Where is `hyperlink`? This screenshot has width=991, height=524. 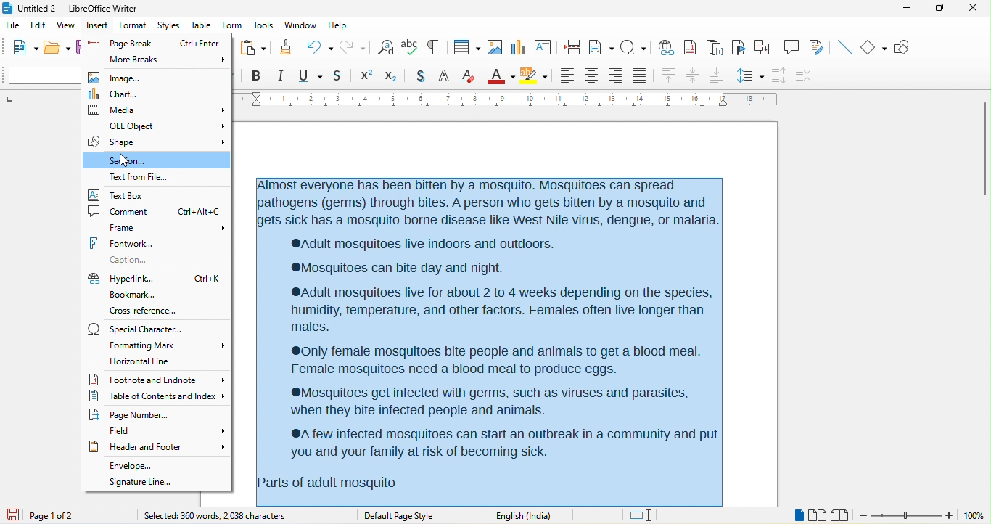
hyperlink is located at coordinates (667, 48).